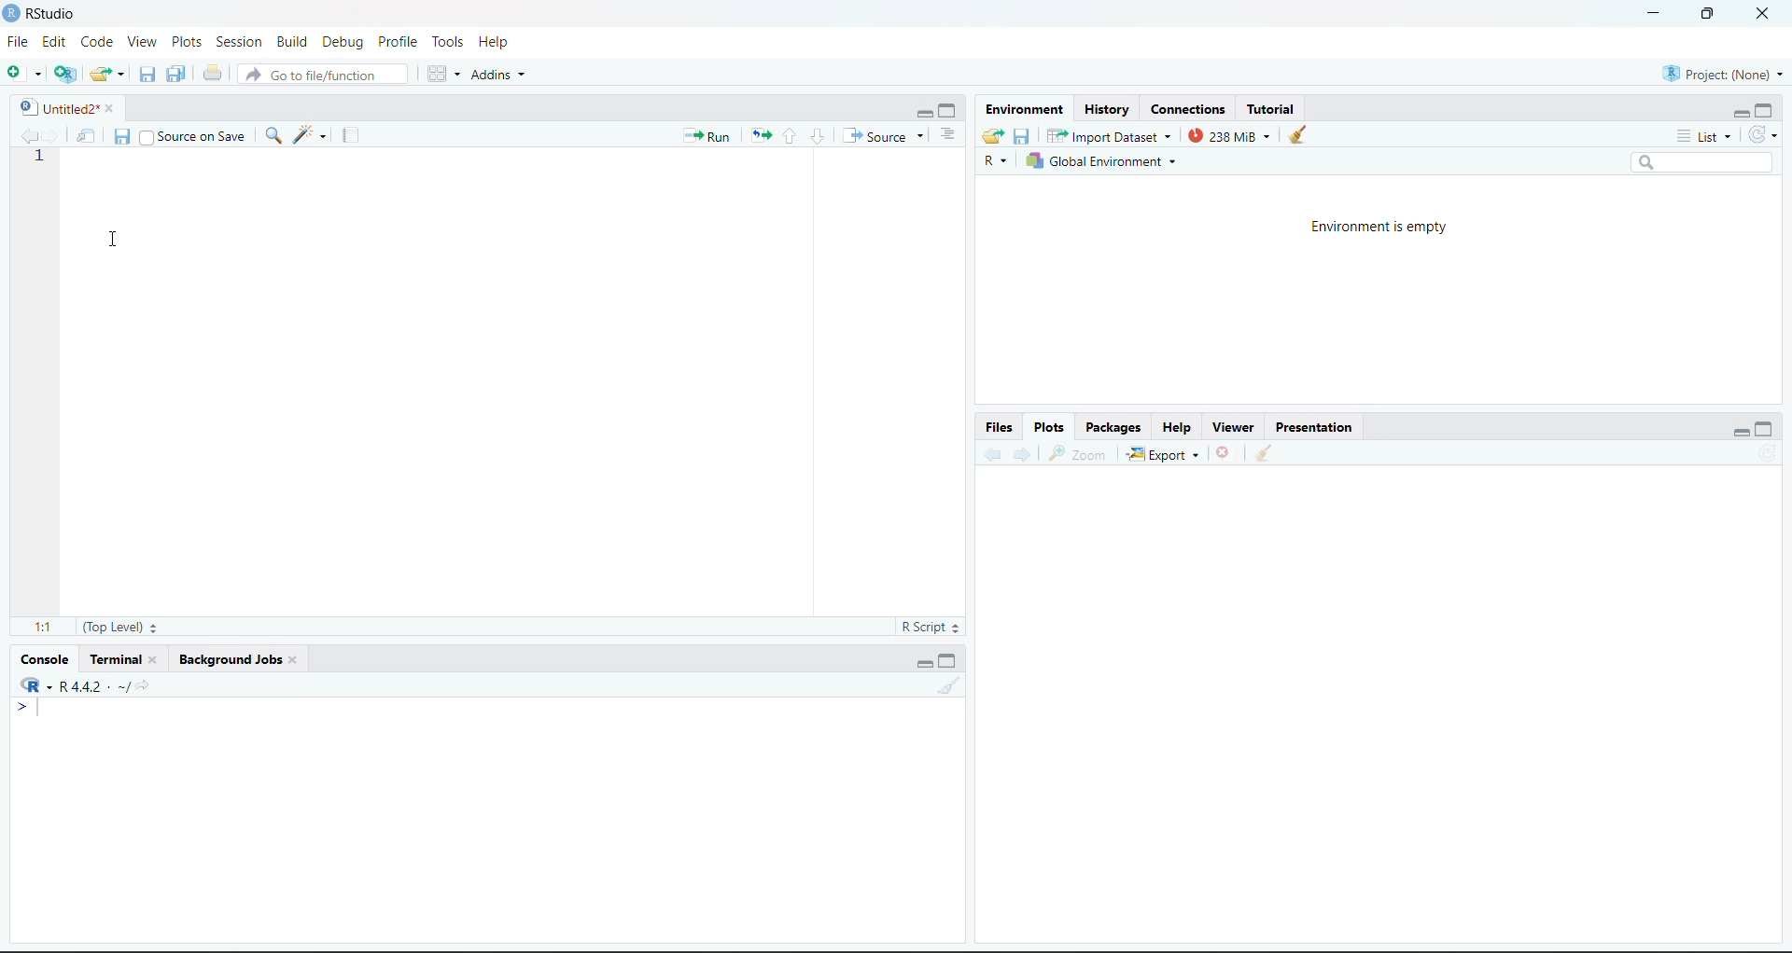 This screenshot has width=1792, height=953. What do you see at coordinates (1722, 75) in the screenshot?
I see `Project (None)` at bounding box center [1722, 75].